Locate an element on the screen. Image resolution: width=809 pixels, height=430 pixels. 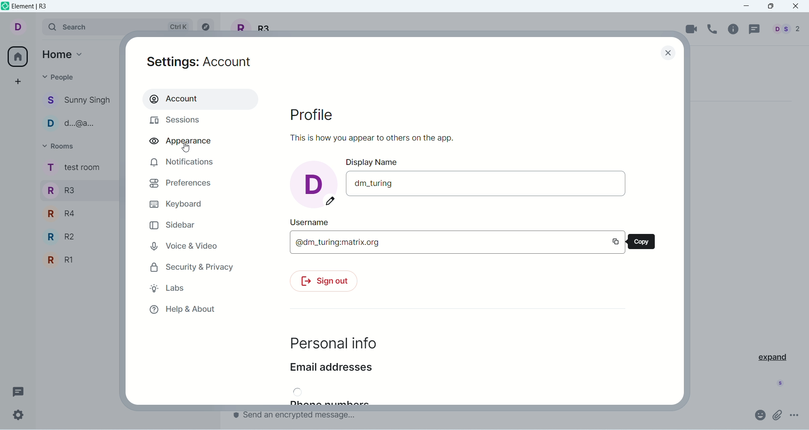
profile is located at coordinates (319, 117).